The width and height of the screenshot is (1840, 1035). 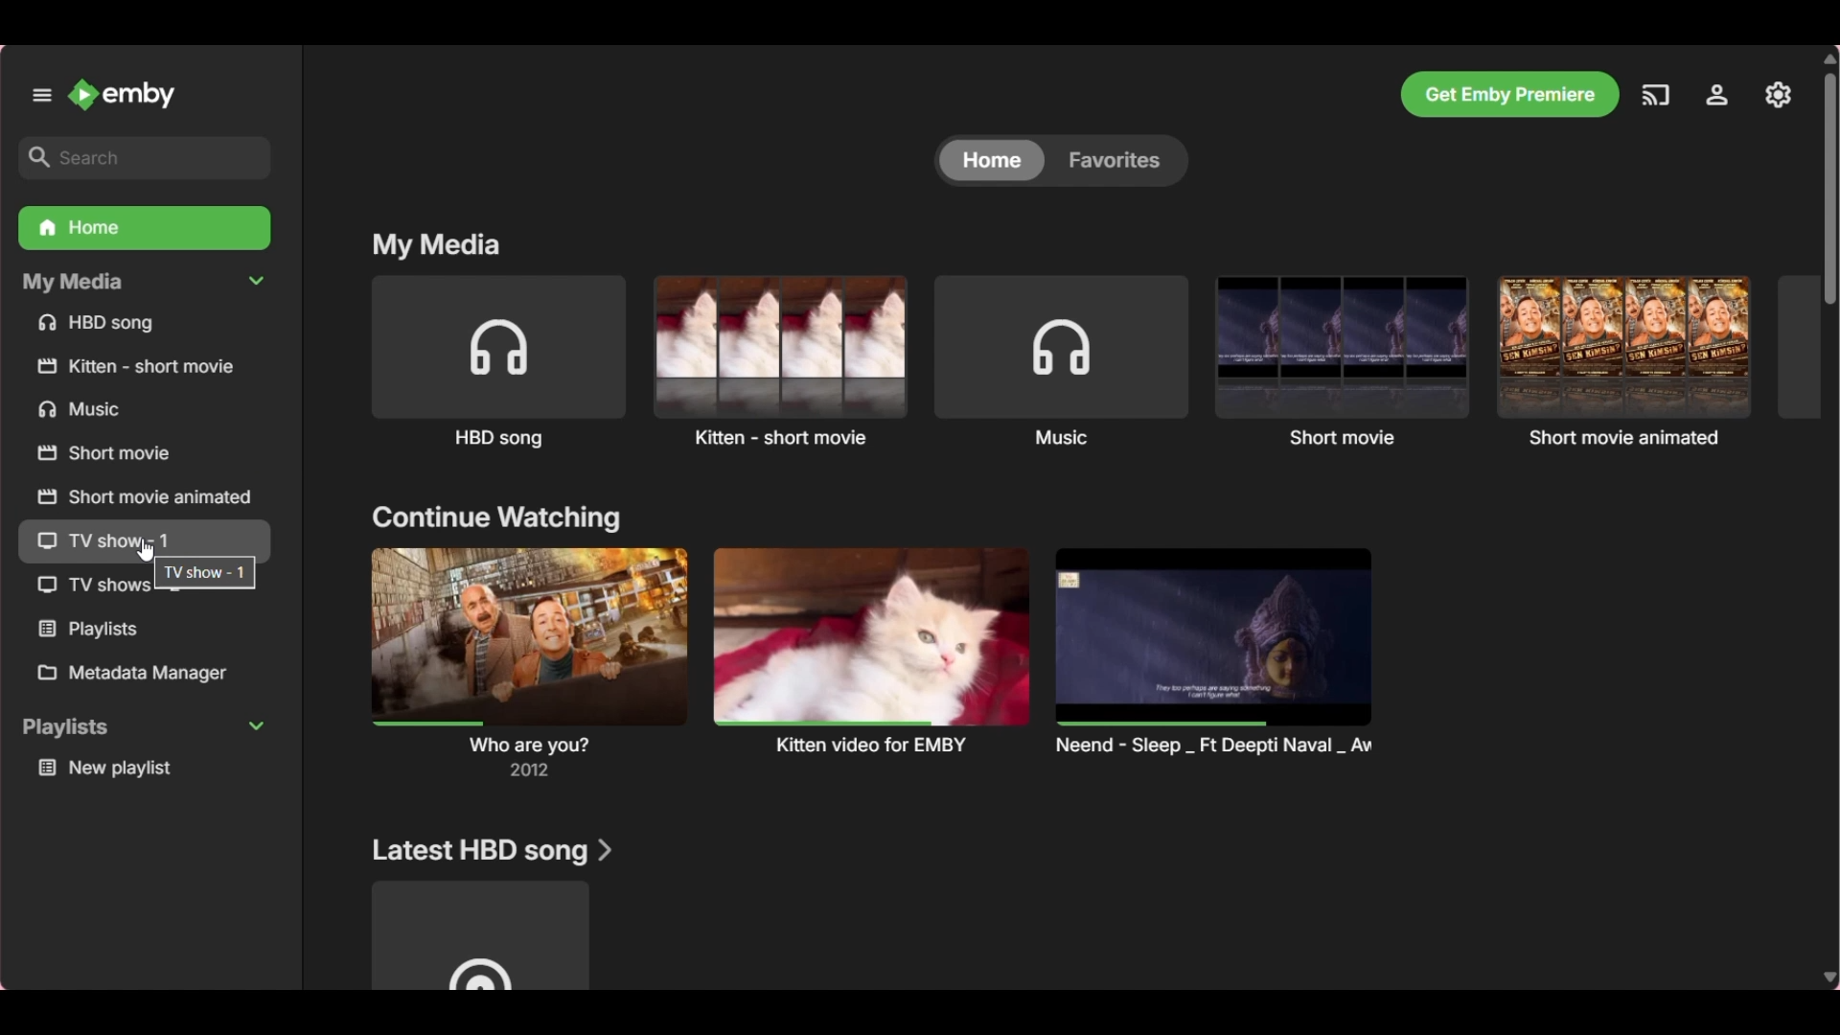 What do you see at coordinates (871, 653) in the screenshot?
I see `Latest watch` at bounding box center [871, 653].